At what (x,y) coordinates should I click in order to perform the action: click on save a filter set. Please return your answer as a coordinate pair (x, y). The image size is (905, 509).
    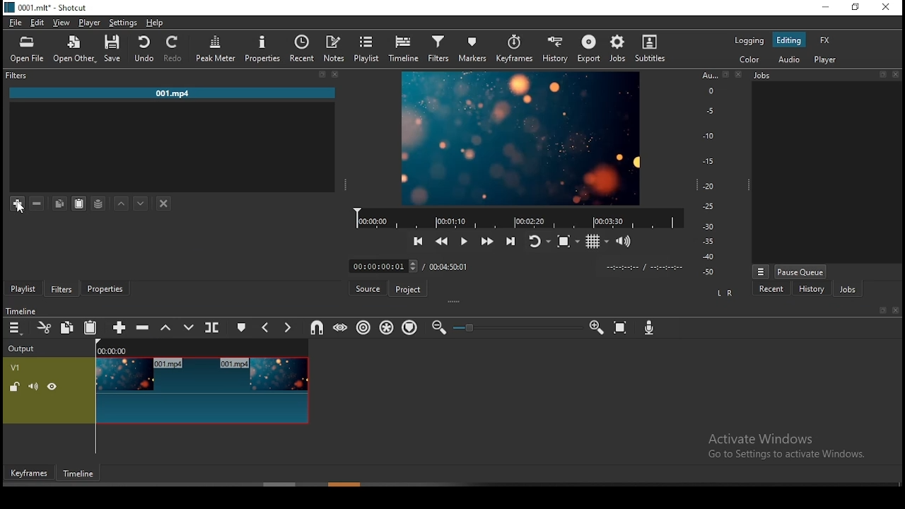
    Looking at the image, I should click on (98, 204).